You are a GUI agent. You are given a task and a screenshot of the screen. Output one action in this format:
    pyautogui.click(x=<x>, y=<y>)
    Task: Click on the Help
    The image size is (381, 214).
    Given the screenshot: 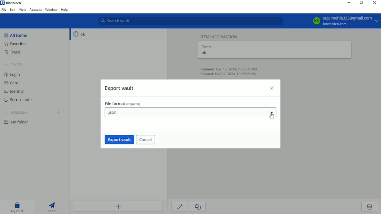 What is the action you would take?
    pyautogui.click(x=65, y=10)
    